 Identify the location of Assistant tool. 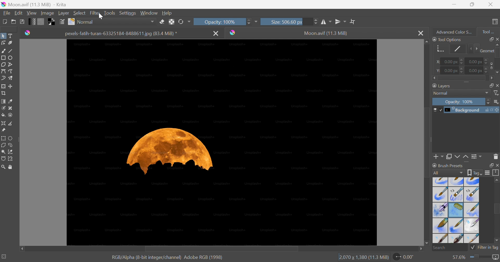
(3, 123).